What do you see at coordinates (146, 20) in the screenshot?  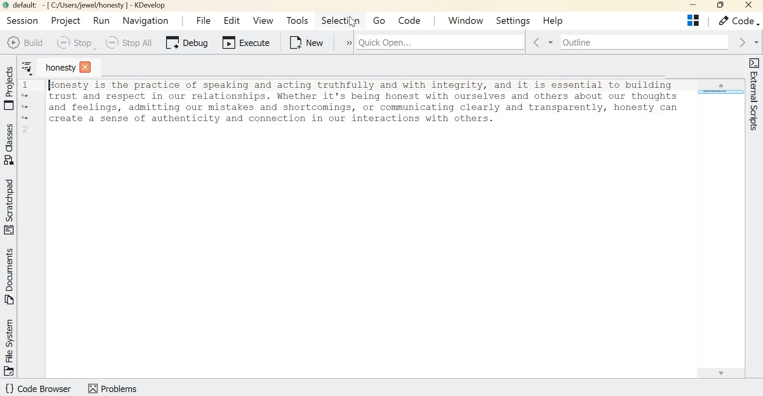 I see `Navigation` at bounding box center [146, 20].